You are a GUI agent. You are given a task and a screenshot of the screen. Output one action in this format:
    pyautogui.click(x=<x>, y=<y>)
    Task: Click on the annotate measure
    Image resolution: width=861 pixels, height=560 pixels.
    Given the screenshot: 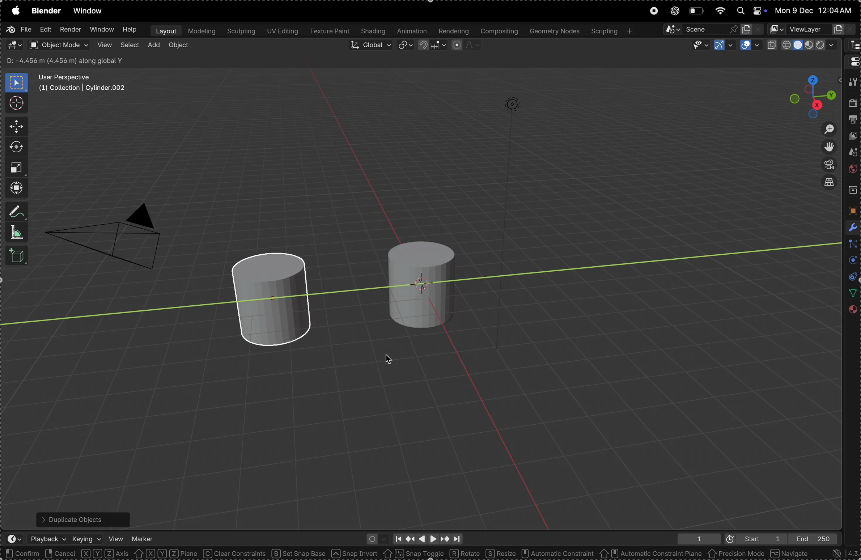 What is the action you would take?
    pyautogui.click(x=17, y=212)
    